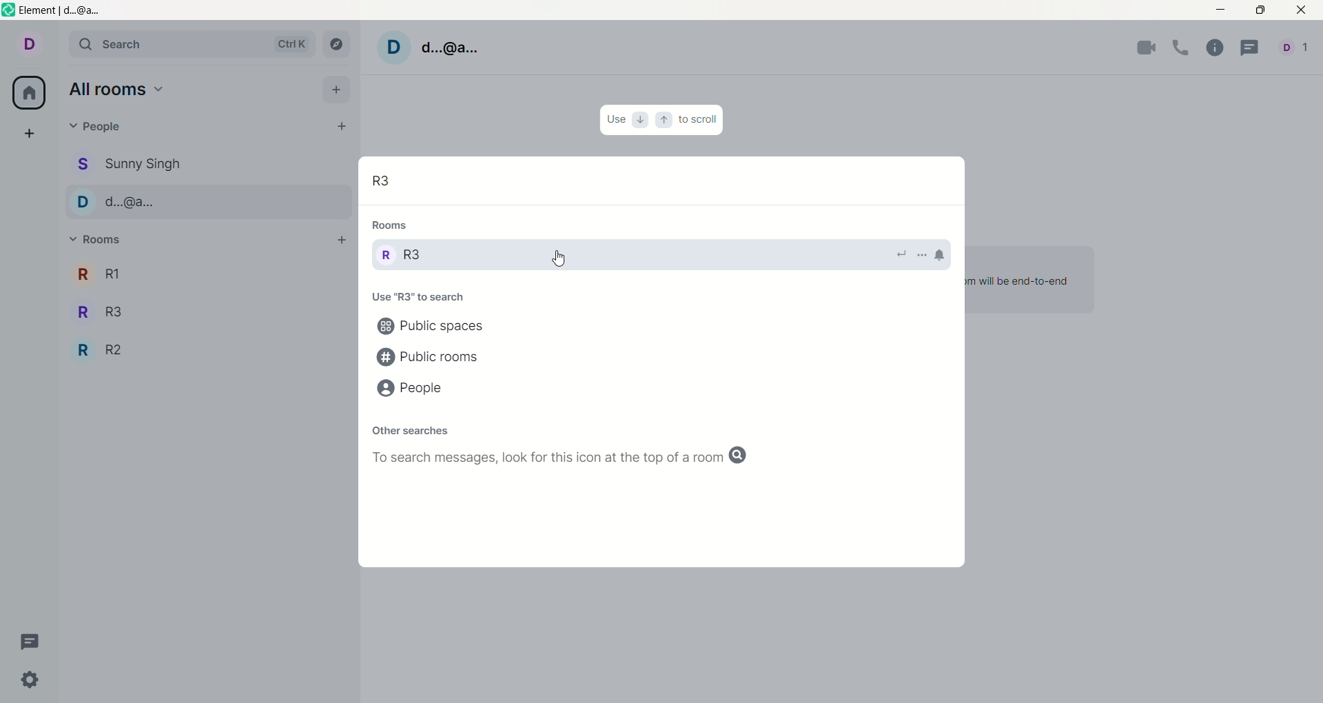 Image resolution: width=1323 pixels, height=703 pixels. I want to click on explore rooms, so click(334, 45).